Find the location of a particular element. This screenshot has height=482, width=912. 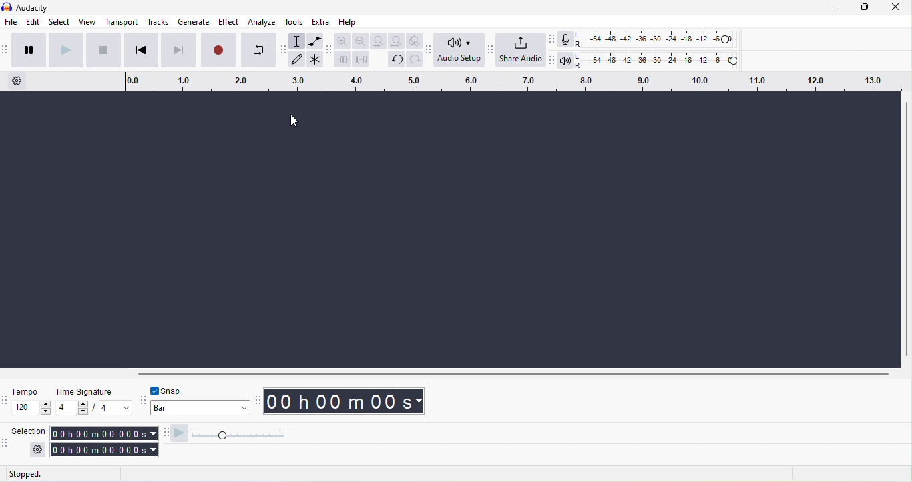

audacity time toolbar is located at coordinates (261, 402).